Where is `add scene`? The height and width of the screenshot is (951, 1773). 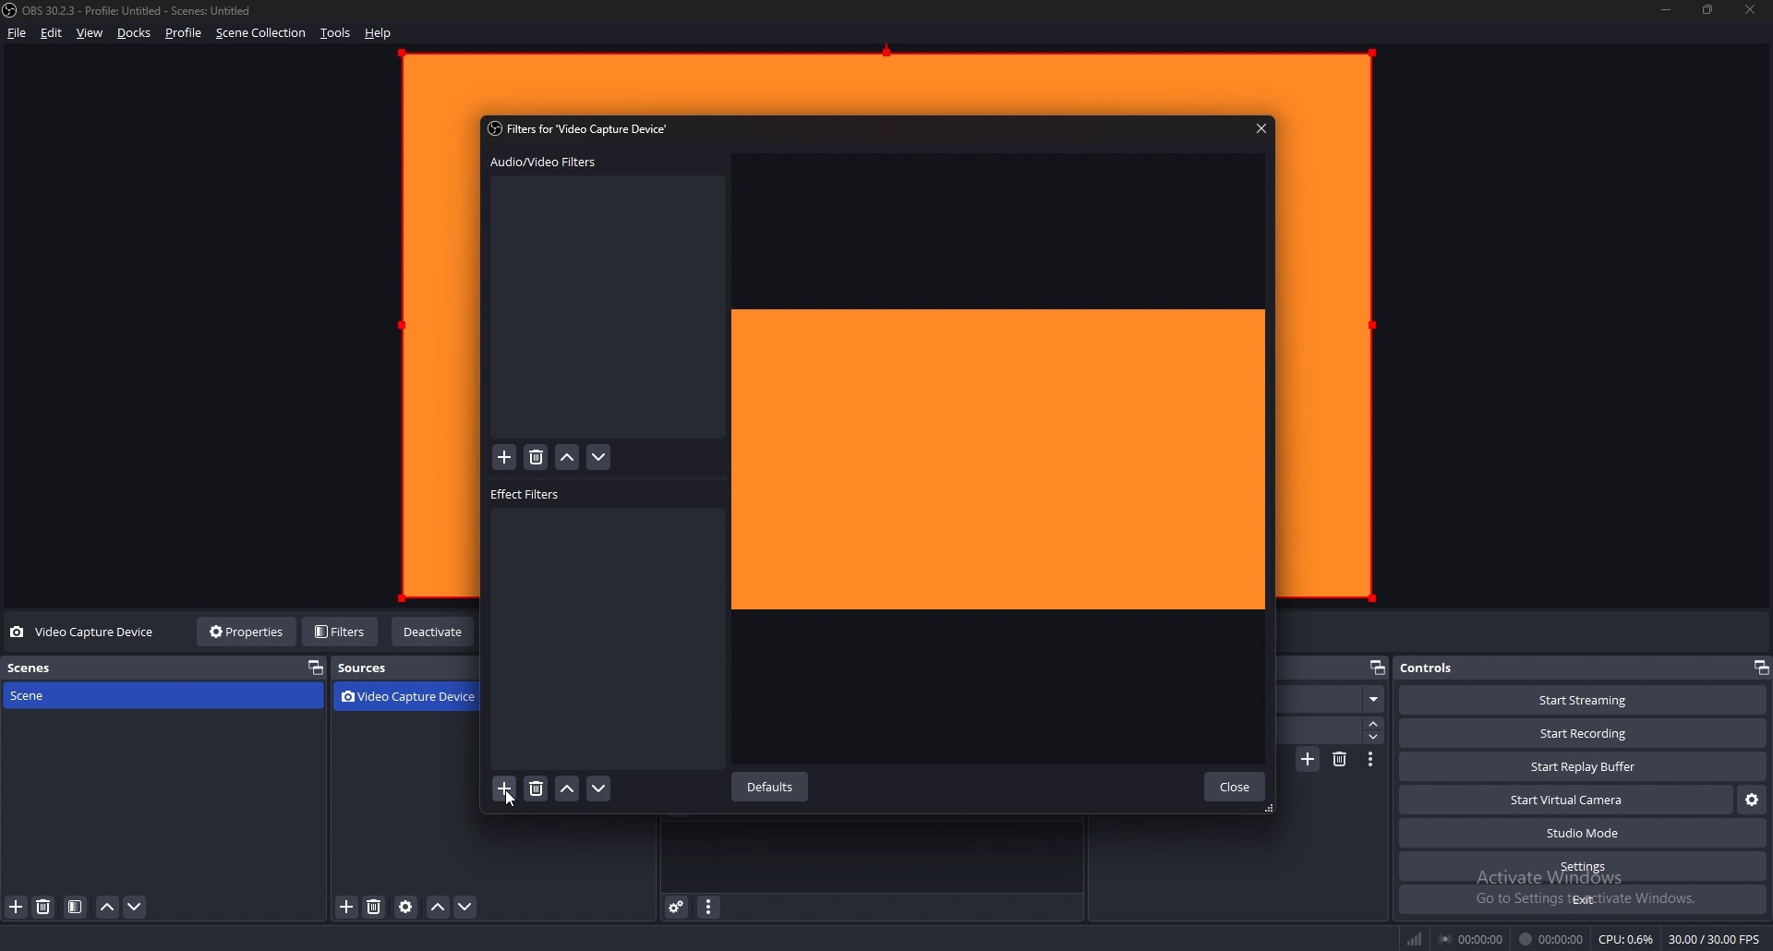
add scene is located at coordinates (17, 908).